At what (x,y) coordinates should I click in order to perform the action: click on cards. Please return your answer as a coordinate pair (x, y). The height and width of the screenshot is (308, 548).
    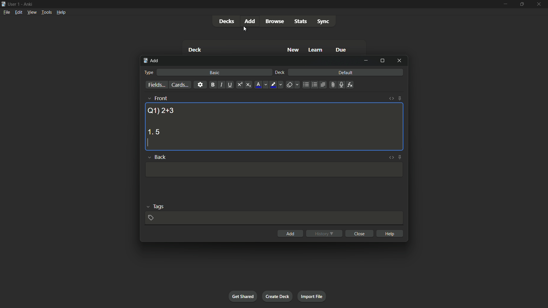
    Looking at the image, I should click on (180, 85).